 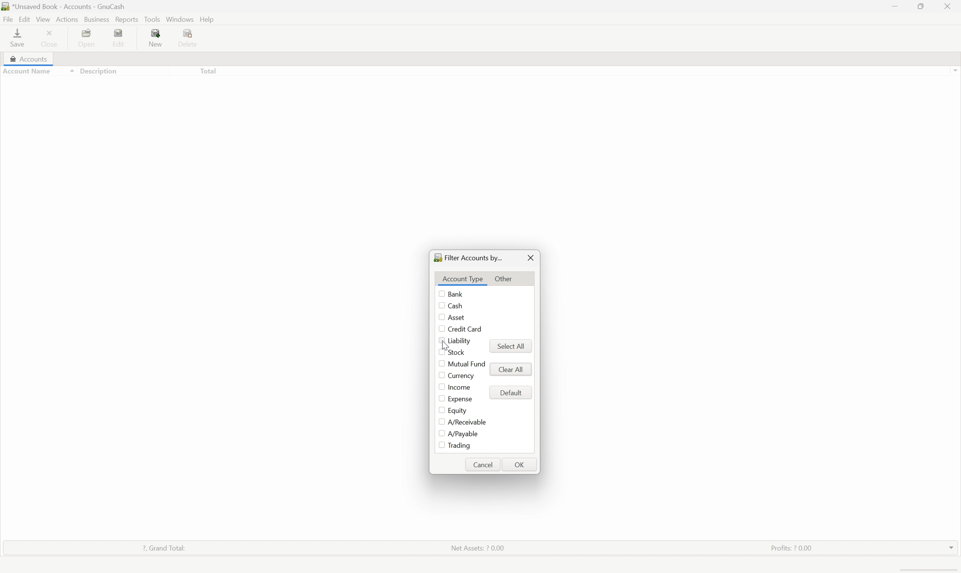 What do you see at coordinates (460, 399) in the screenshot?
I see `Expense` at bounding box center [460, 399].